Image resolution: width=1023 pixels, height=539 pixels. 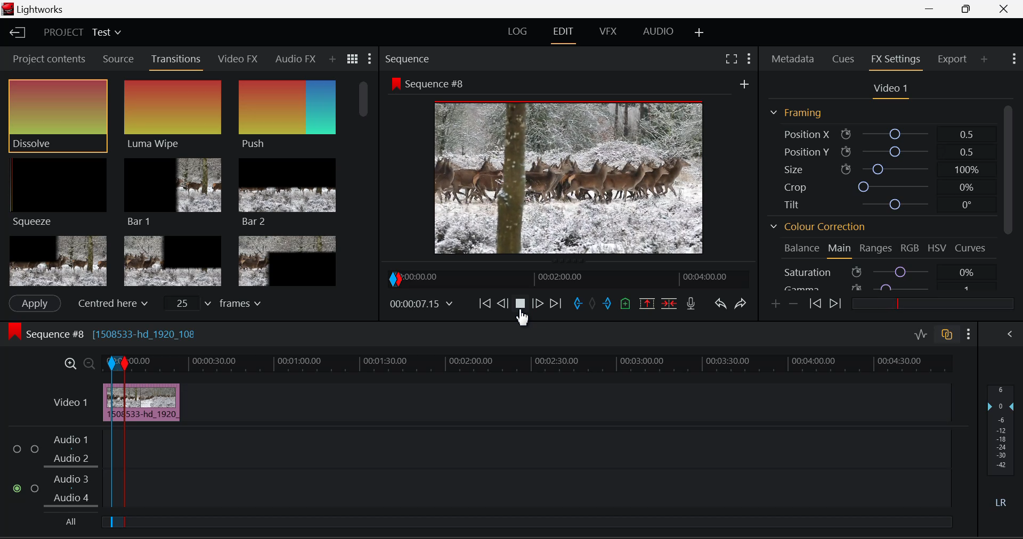 What do you see at coordinates (287, 116) in the screenshot?
I see `Push` at bounding box center [287, 116].